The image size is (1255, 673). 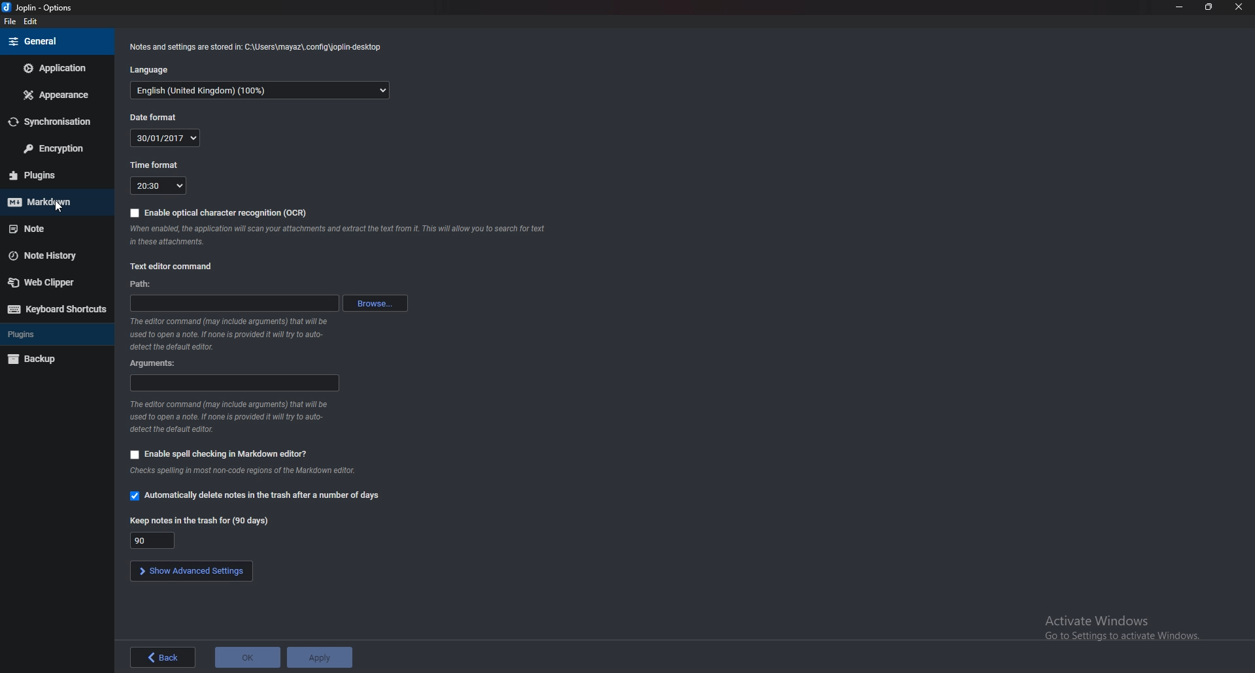 What do you see at coordinates (158, 164) in the screenshot?
I see `Time format` at bounding box center [158, 164].